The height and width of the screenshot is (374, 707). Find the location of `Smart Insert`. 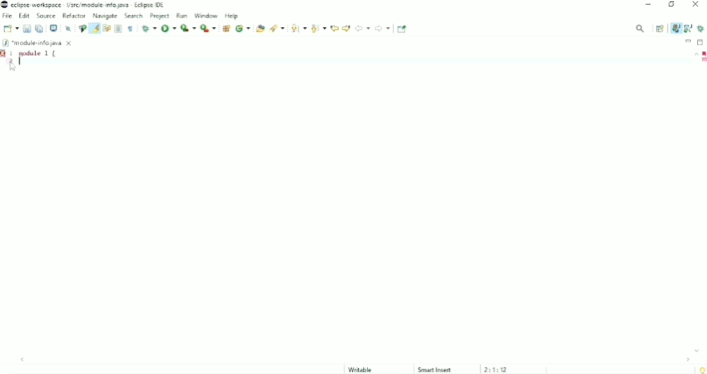

Smart Insert is located at coordinates (435, 369).